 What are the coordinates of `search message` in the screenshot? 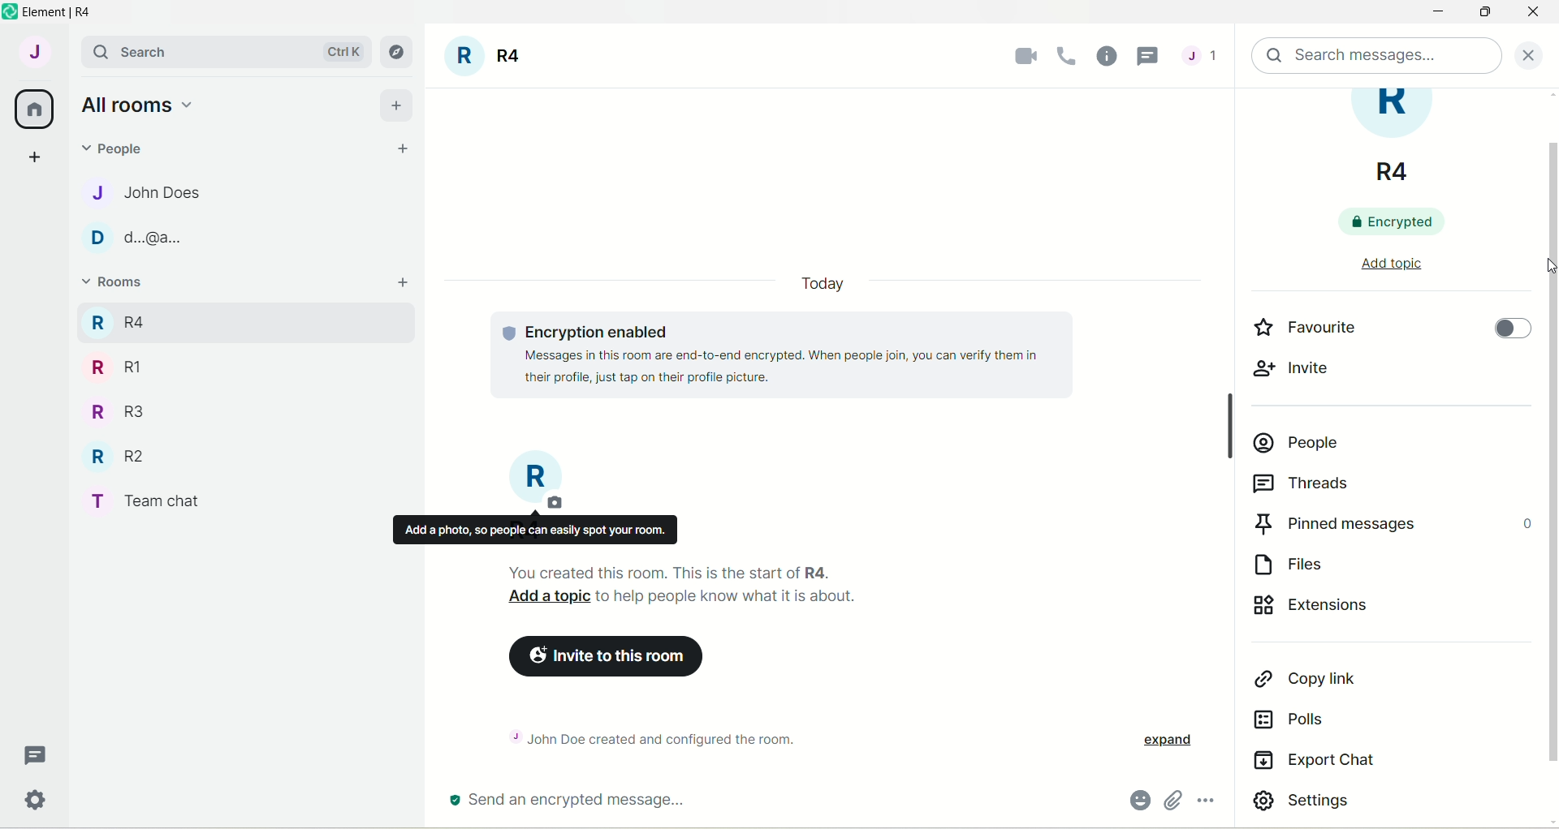 It's located at (1378, 56).